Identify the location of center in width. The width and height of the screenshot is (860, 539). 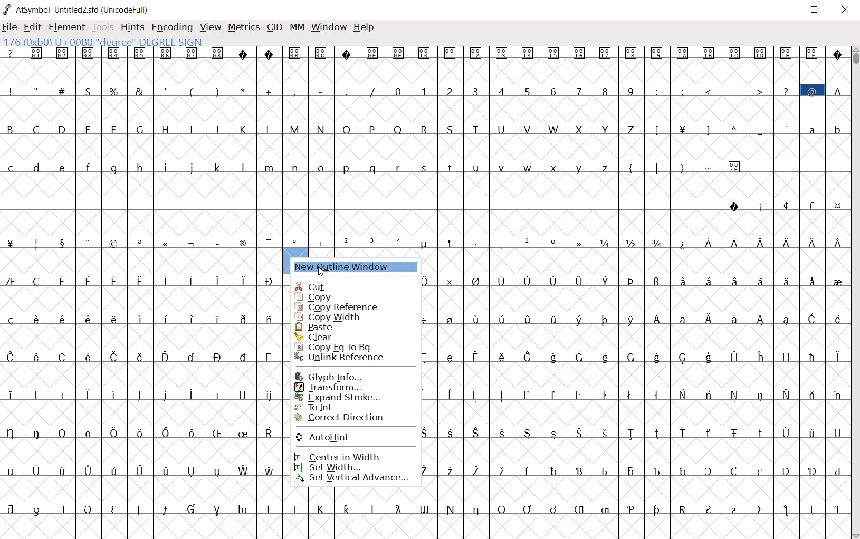
(356, 456).